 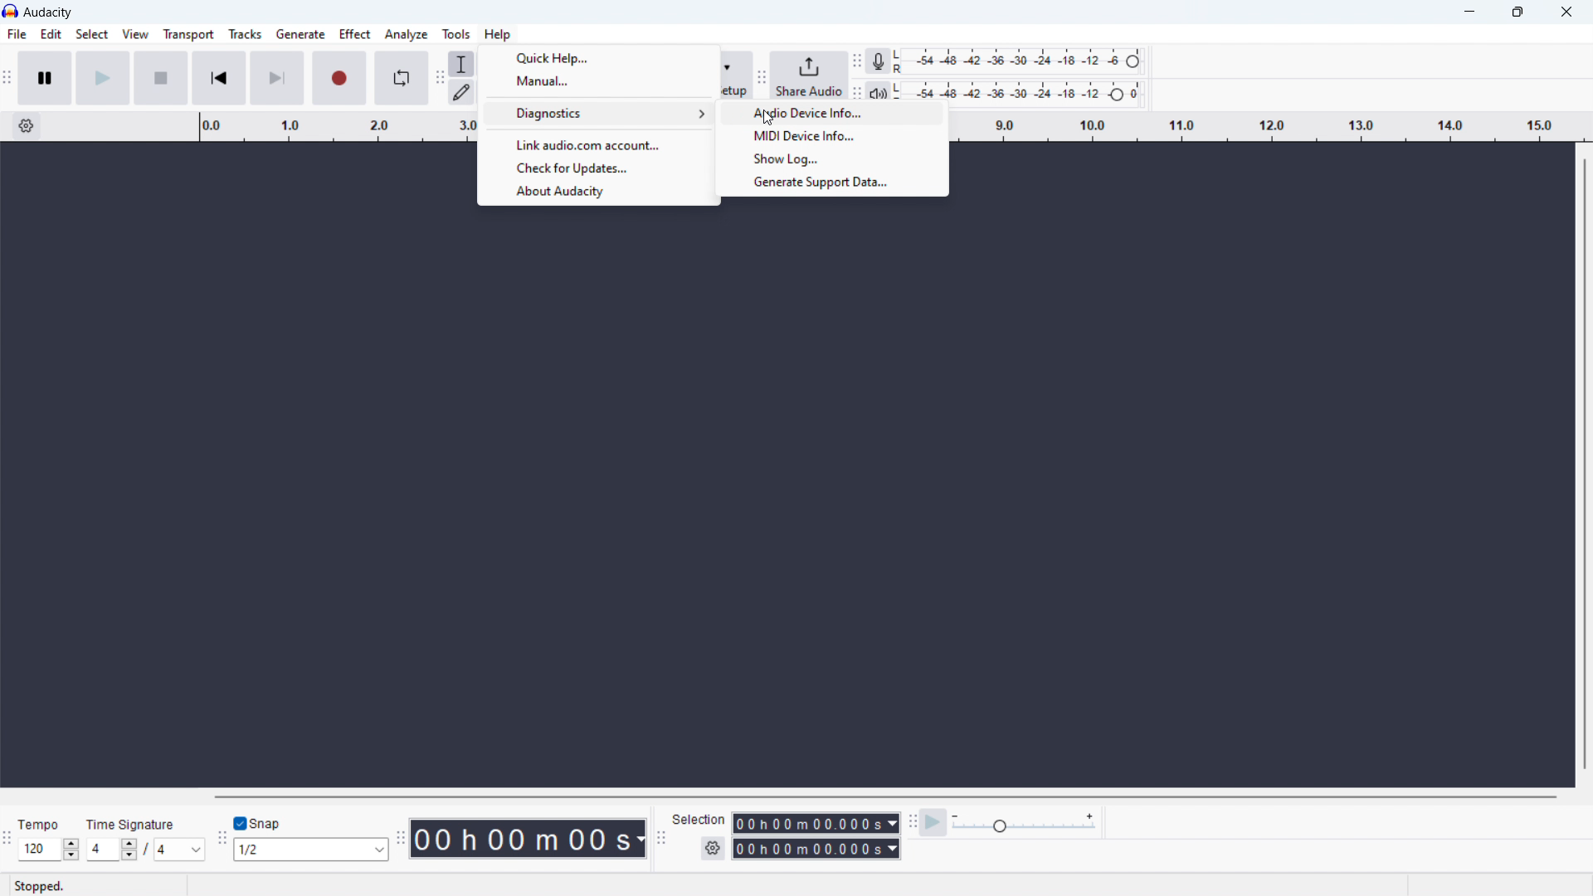 What do you see at coordinates (499, 34) in the screenshot?
I see `Cursor on help` at bounding box center [499, 34].